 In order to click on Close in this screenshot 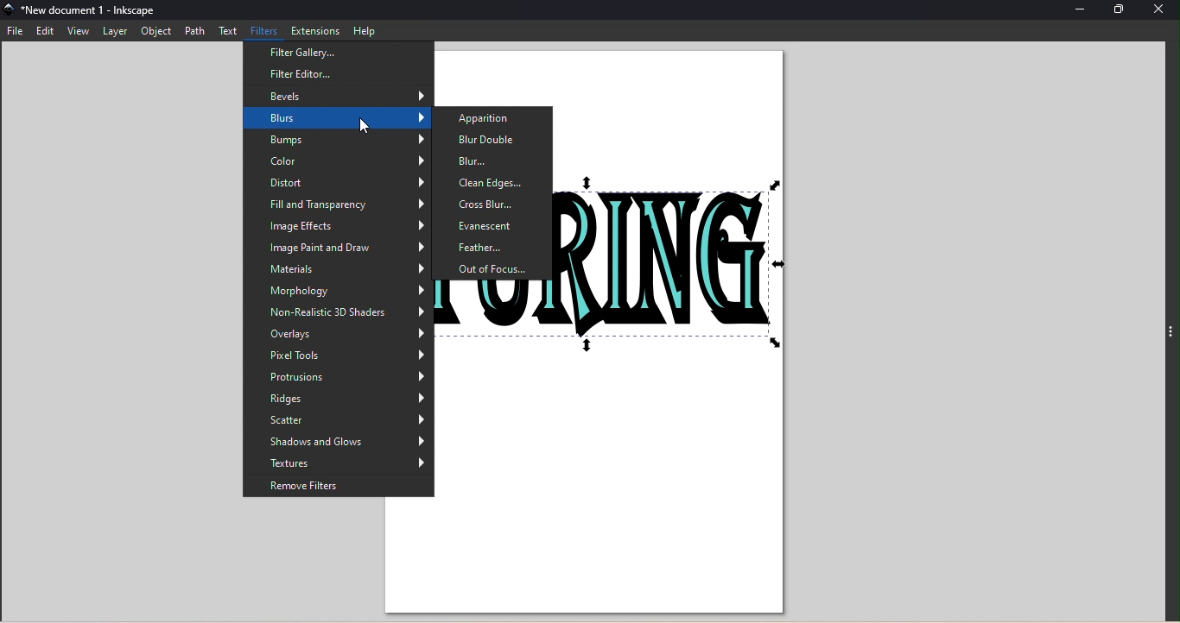, I will do `click(1160, 12)`.